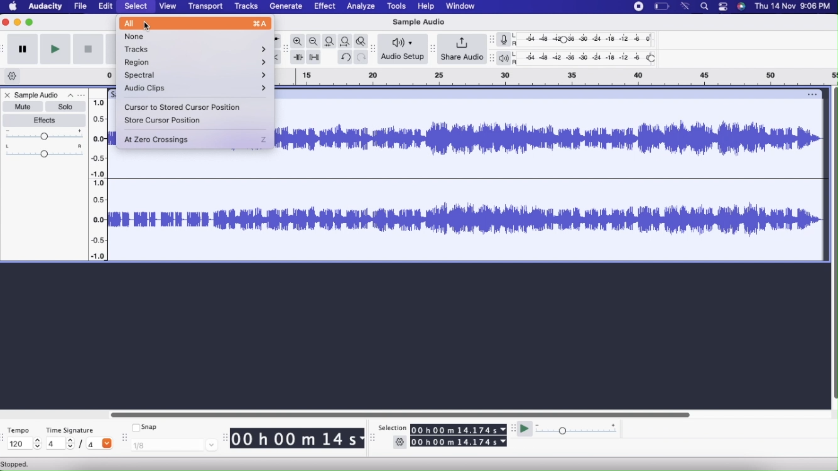  I want to click on Mute, so click(24, 107).